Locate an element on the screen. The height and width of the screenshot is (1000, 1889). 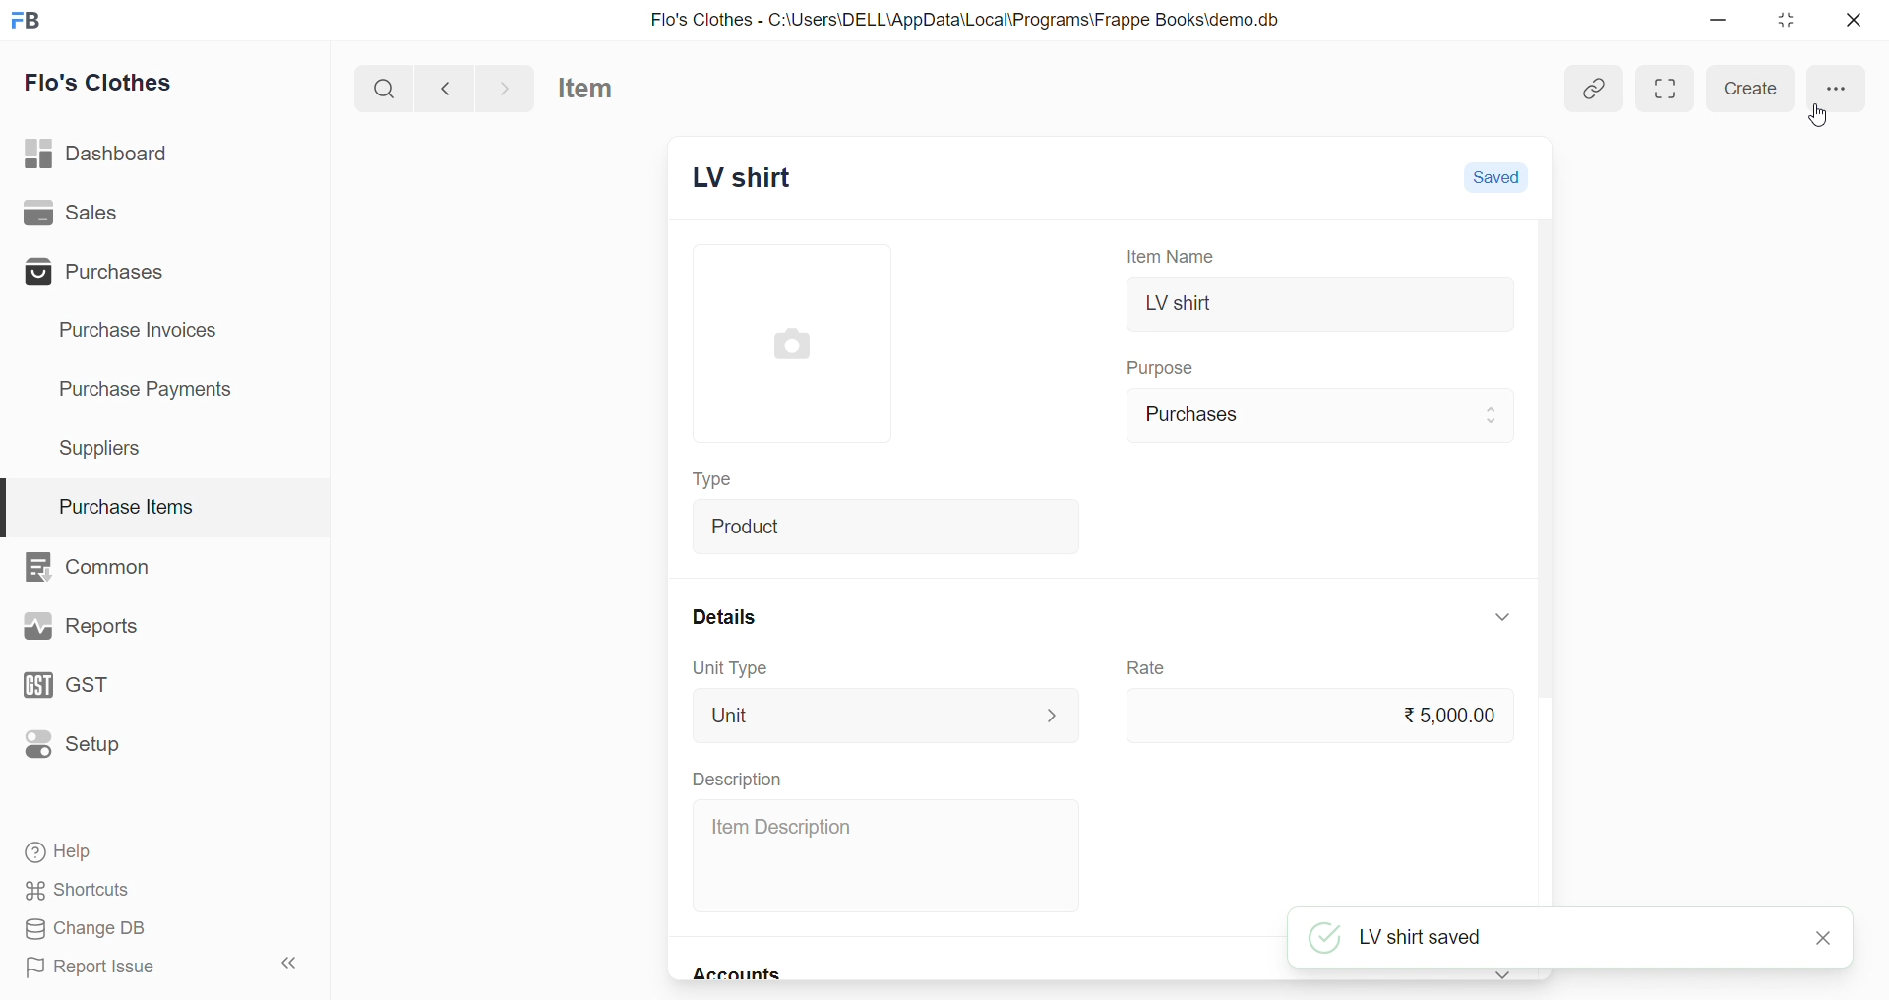
expand/collapse is located at coordinates (1503, 616).